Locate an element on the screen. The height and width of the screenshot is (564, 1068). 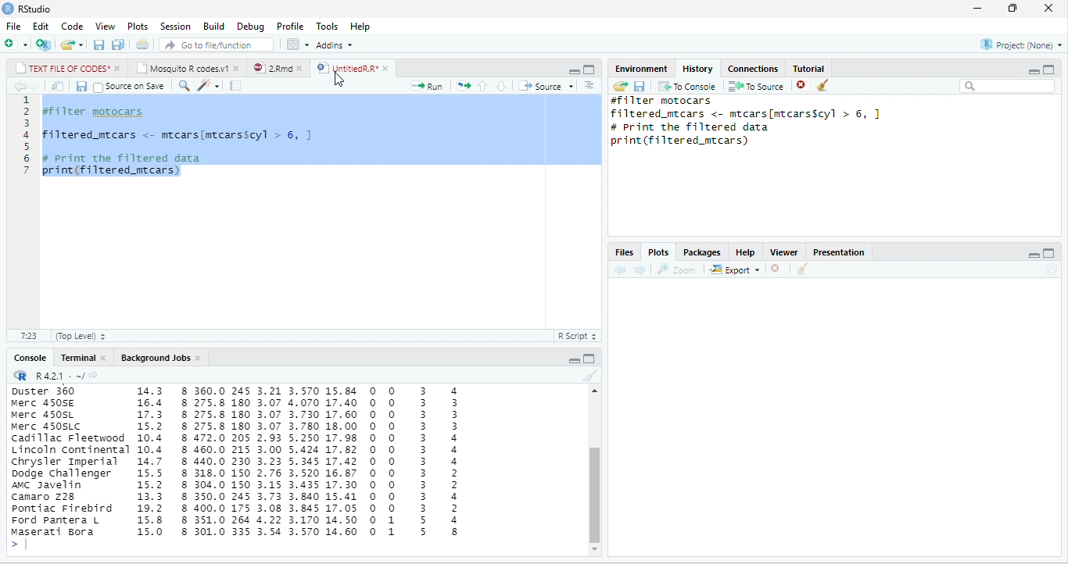
15.84 17.40  17.60  18.00  17.98  17.82  17.42  16.87  17.30  15.41  17.05  14.50  14.60 is located at coordinates (342, 461).